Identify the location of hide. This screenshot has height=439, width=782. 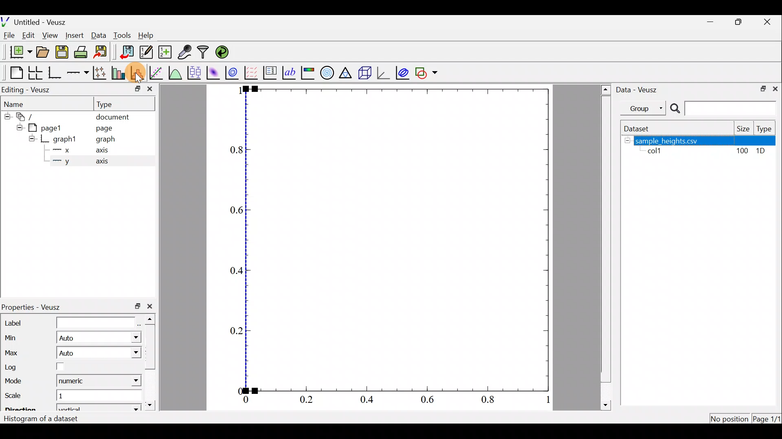
(31, 138).